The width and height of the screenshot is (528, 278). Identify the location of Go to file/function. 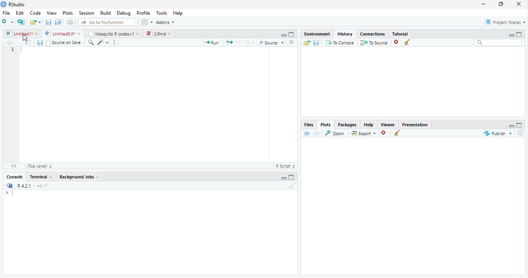
(106, 22).